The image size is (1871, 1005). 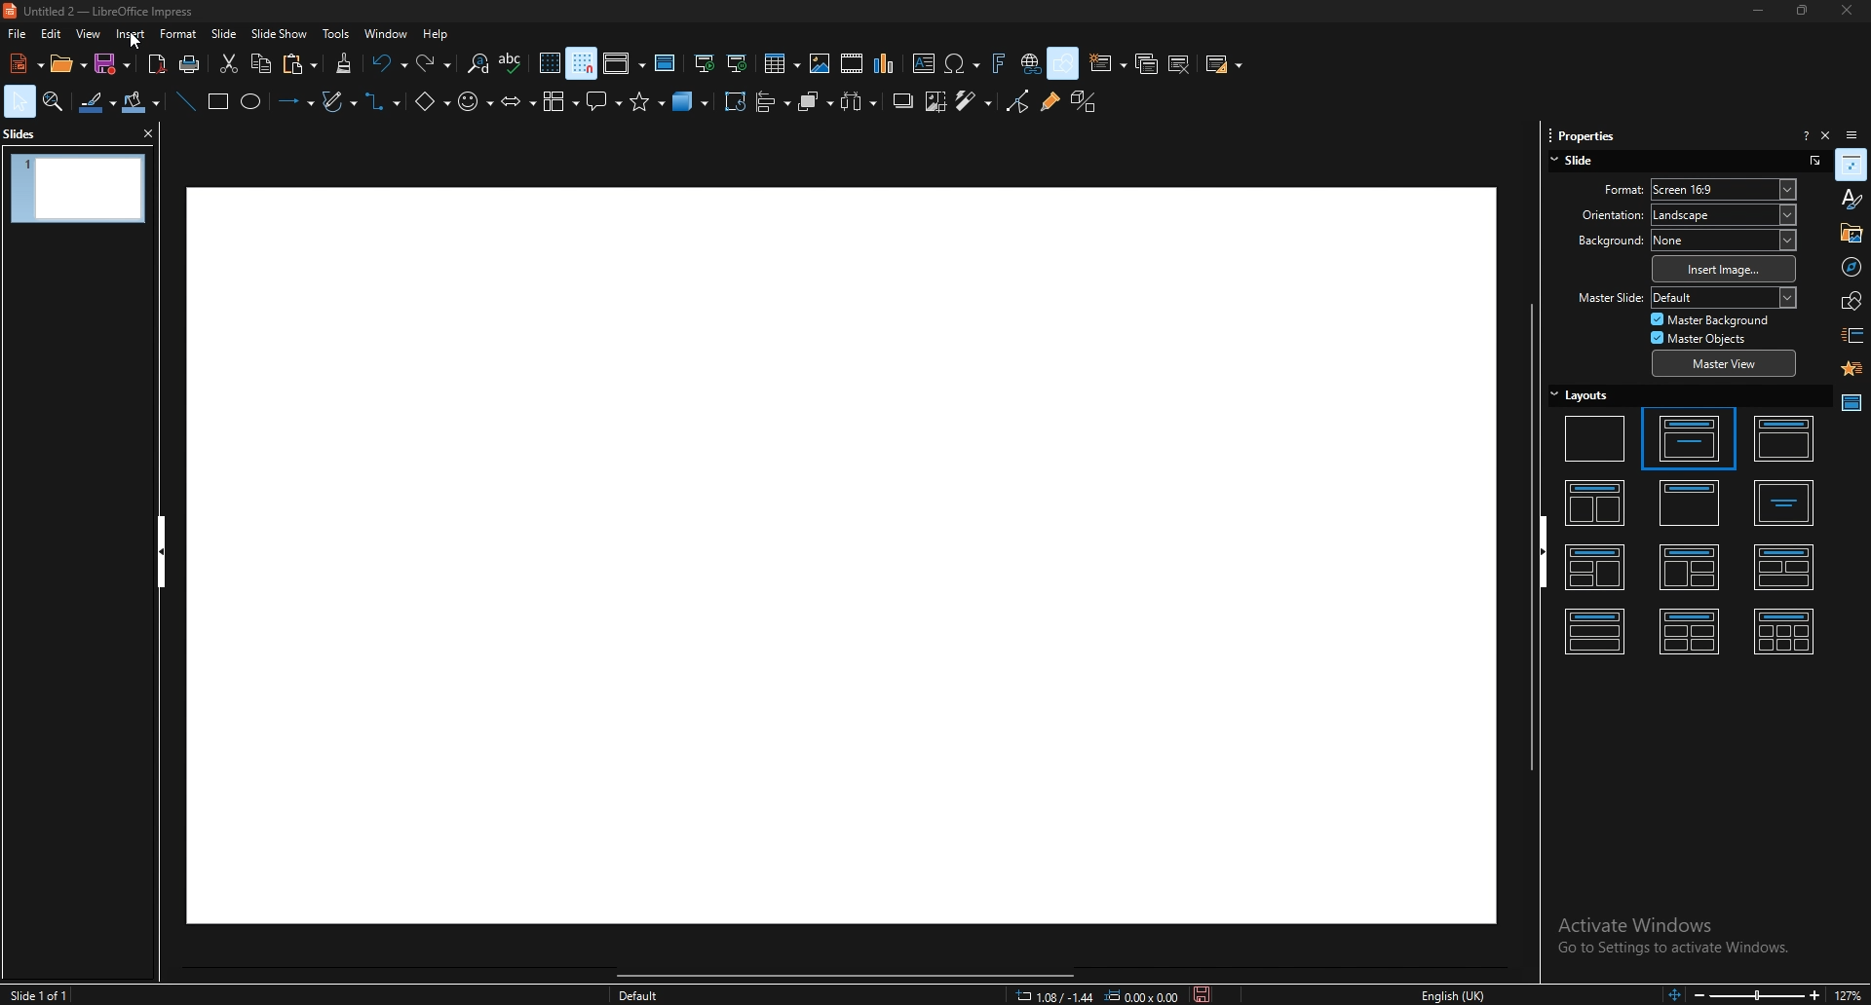 I want to click on zoom out, so click(x=1696, y=995).